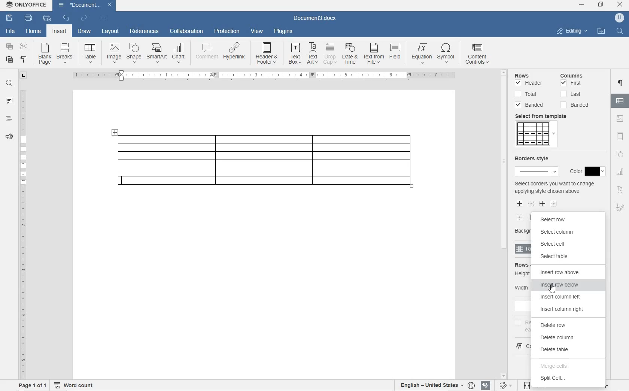 Image resolution: width=629 pixels, height=391 pixels. What do you see at coordinates (84, 18) in the screenshot?
I see `REDO` at bounding box center [84, 18].